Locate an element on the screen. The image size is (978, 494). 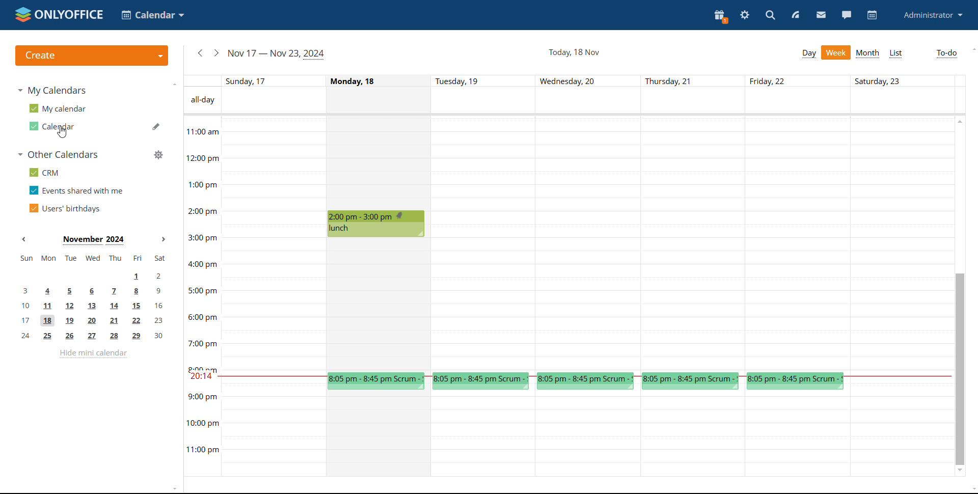
day view is located at coordinates (809, 53).